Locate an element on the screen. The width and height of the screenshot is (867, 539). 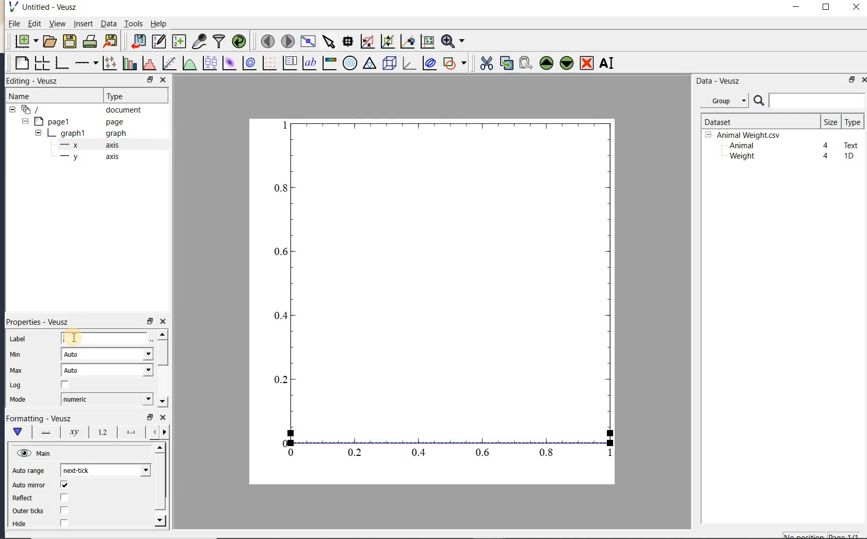
paste widget from the clipboard is located at coordinates (526, 64).